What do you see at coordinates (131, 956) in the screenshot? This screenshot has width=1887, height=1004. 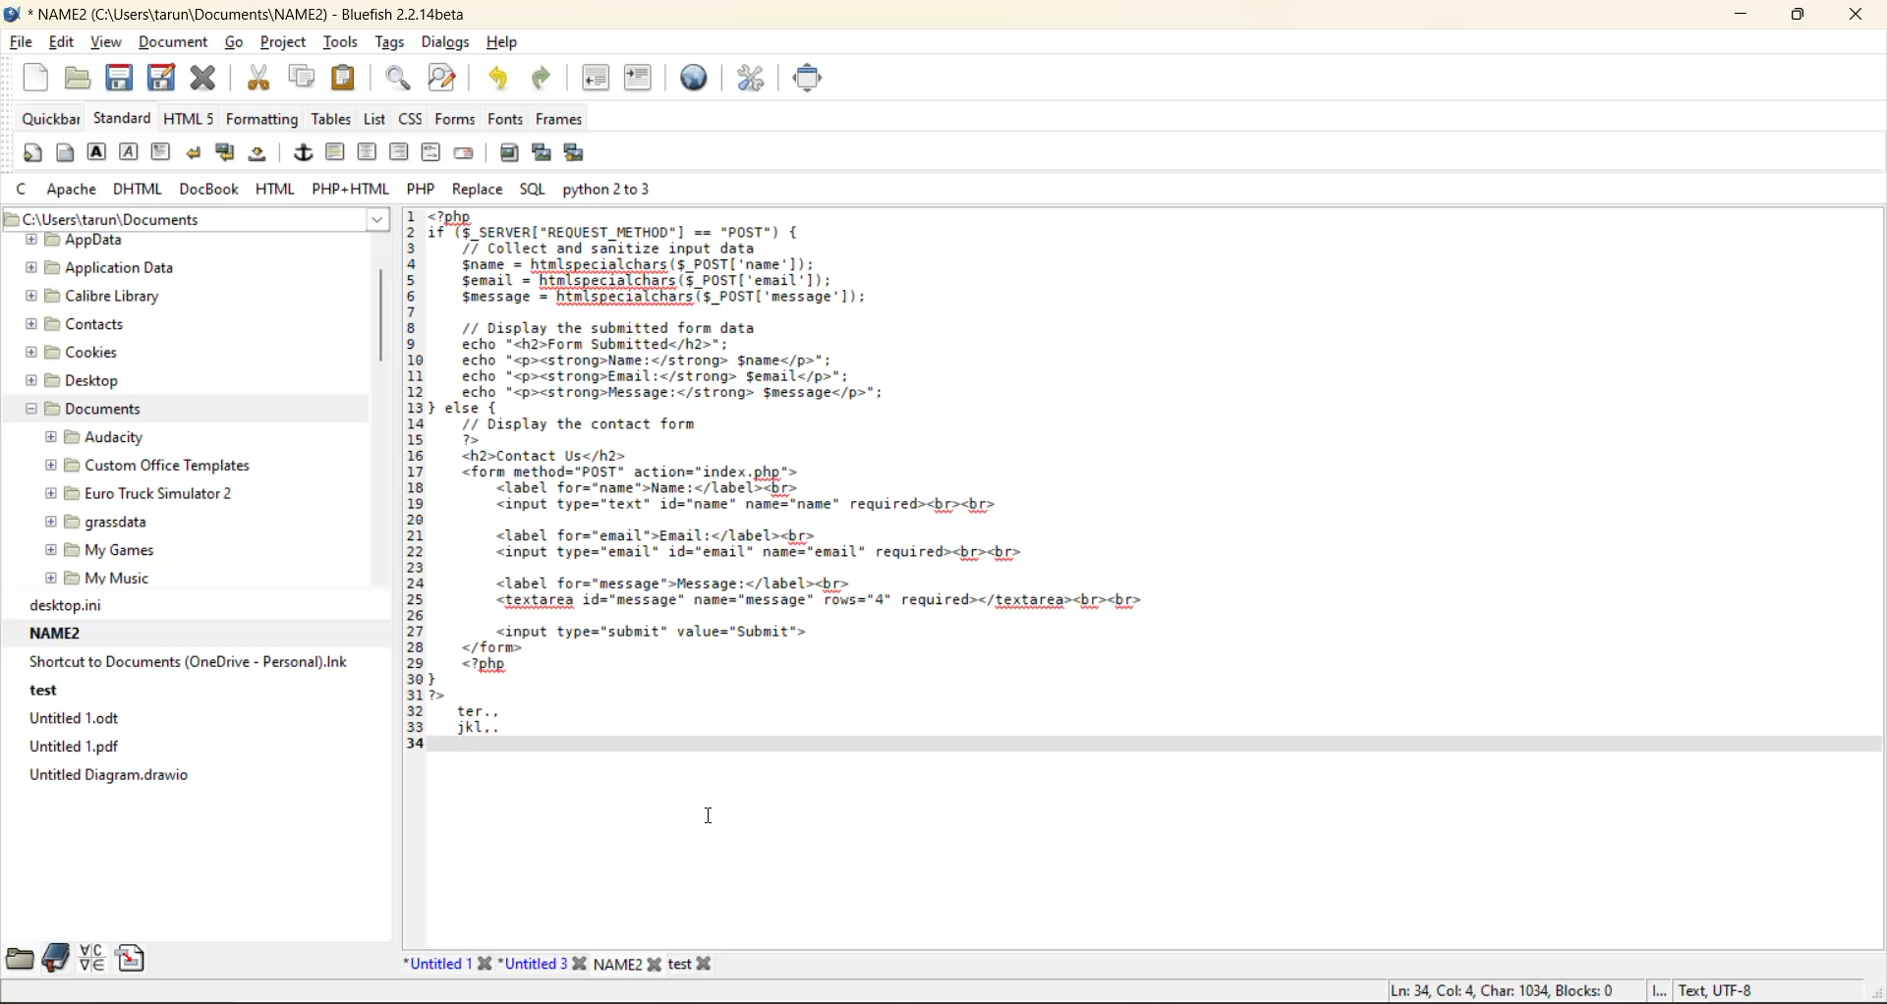 I see `snippets` at bounding box center [131, 956].